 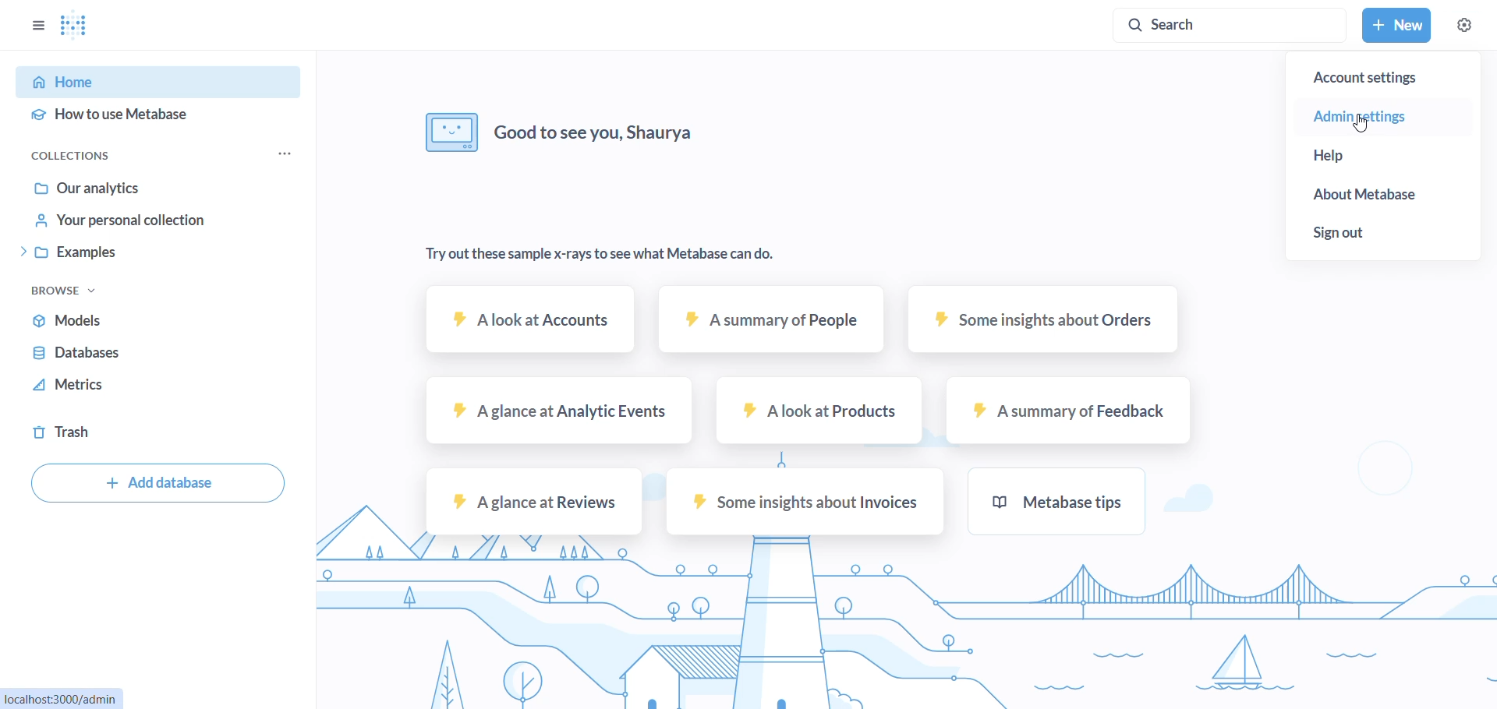 I want to click on browse, so click(x=69, y=290).